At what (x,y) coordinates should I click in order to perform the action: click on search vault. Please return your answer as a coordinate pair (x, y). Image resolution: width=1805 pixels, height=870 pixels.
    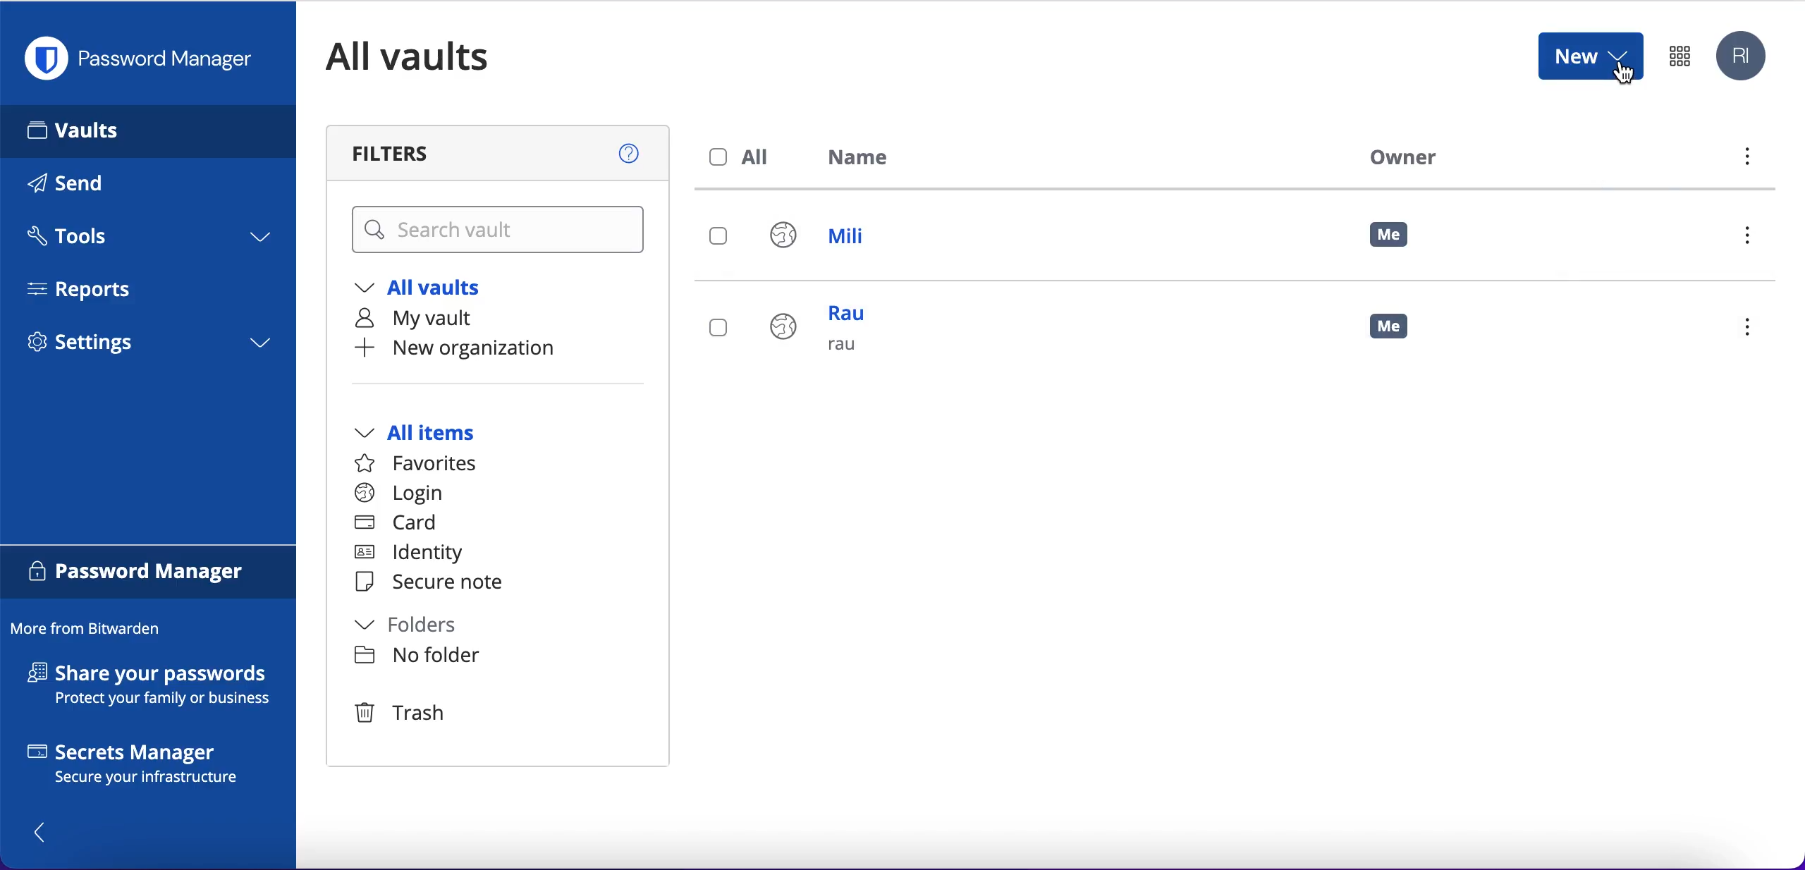
    Looking at the image, I should click on (501, 231).